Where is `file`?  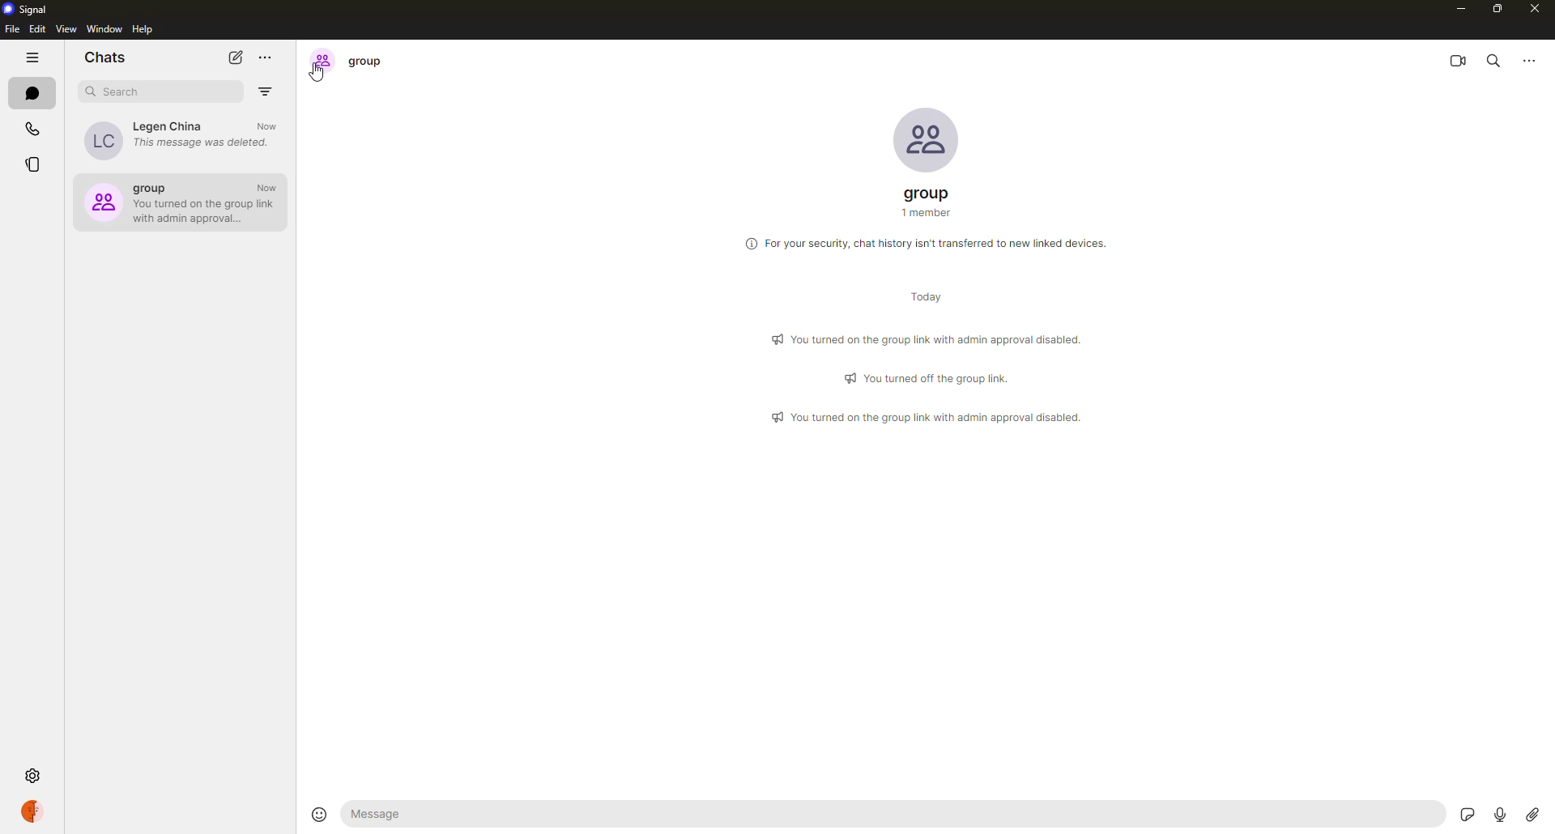
file is located at coordinates (11, 29).